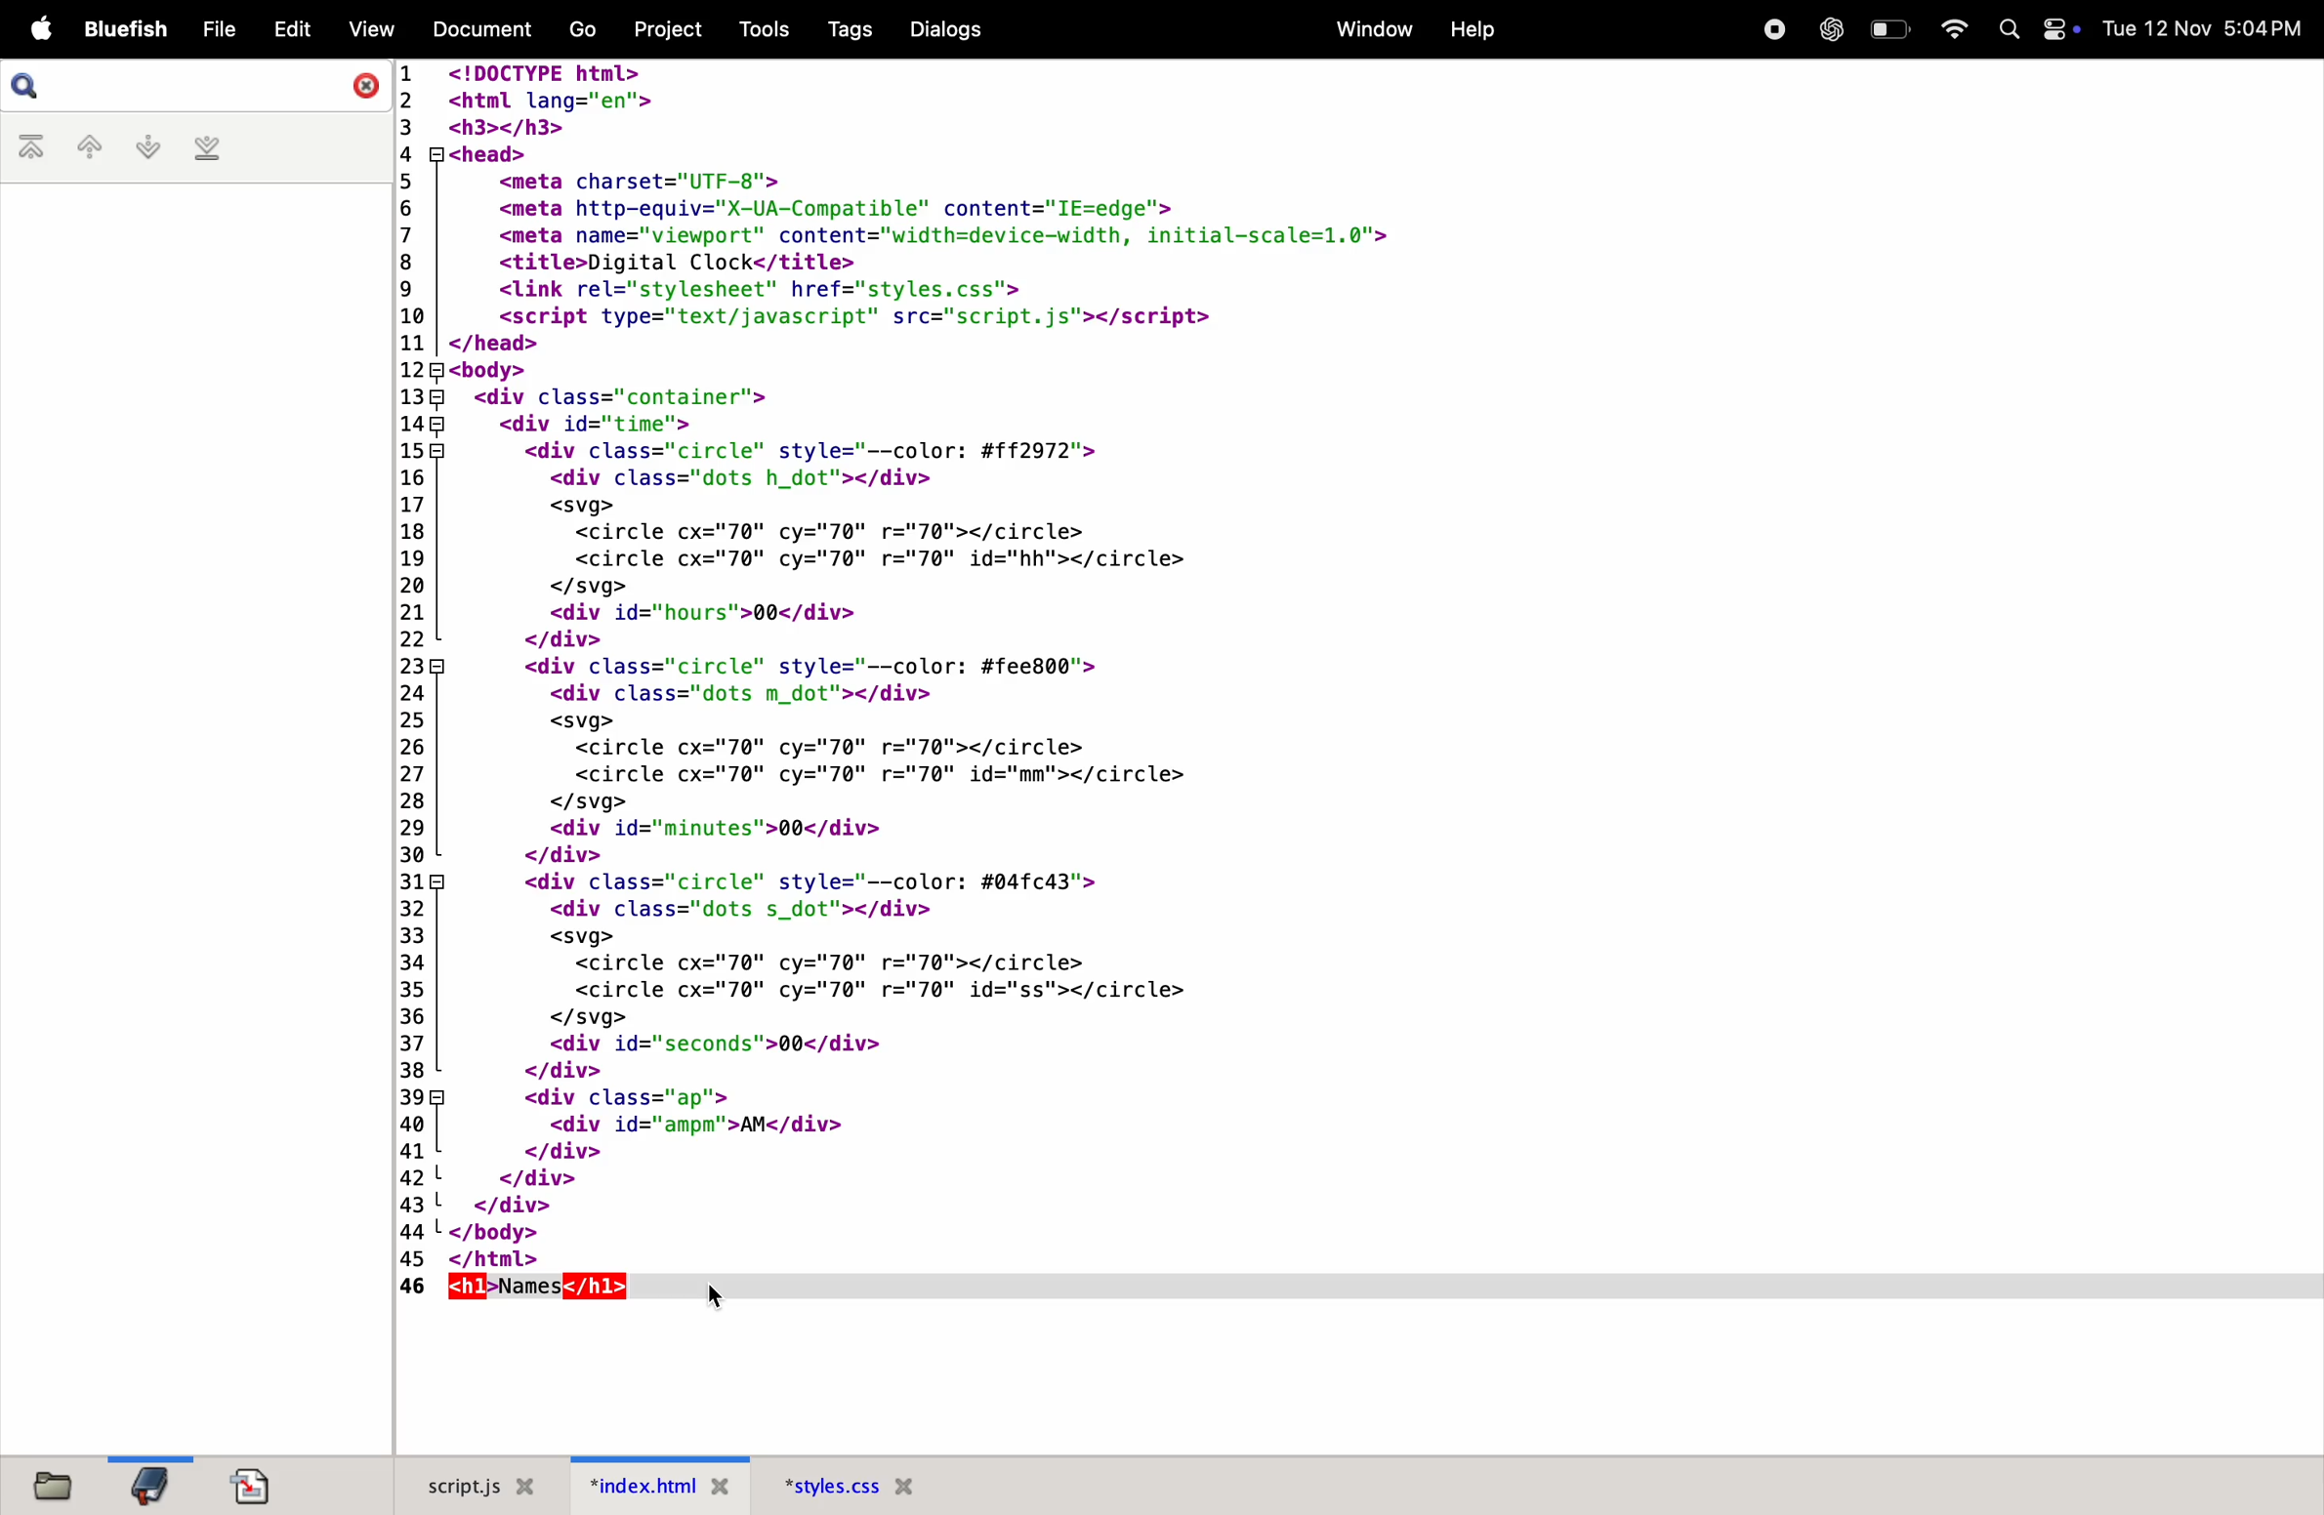 The width and height of the screenshot is (2324, 1515). I want to click on style.css, so click(843, 1482).